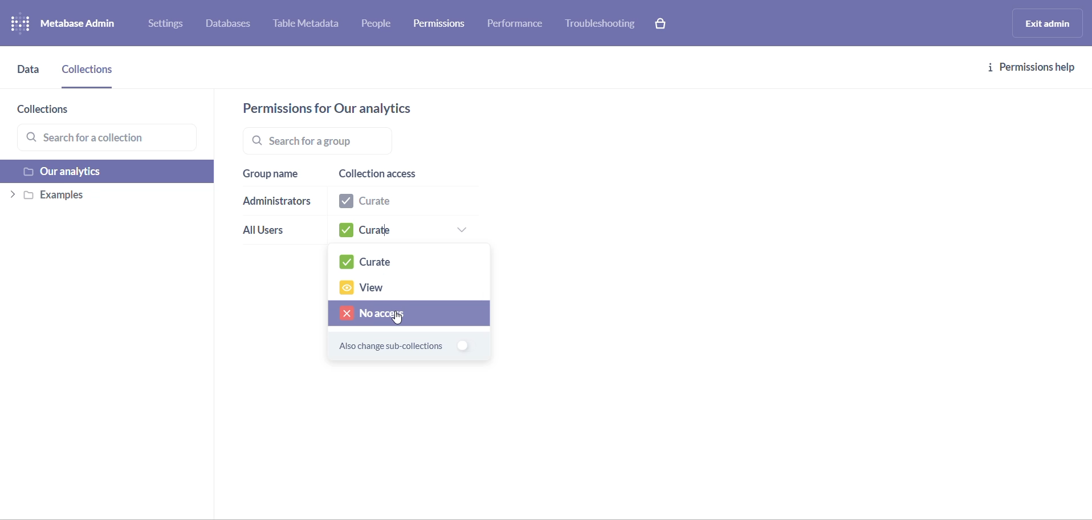 This screenshot has height=520, width=1092. What do you see at coordinates (399, 175) in the screenshot?
I see `collection access heading` at bounding box center [399, 175].